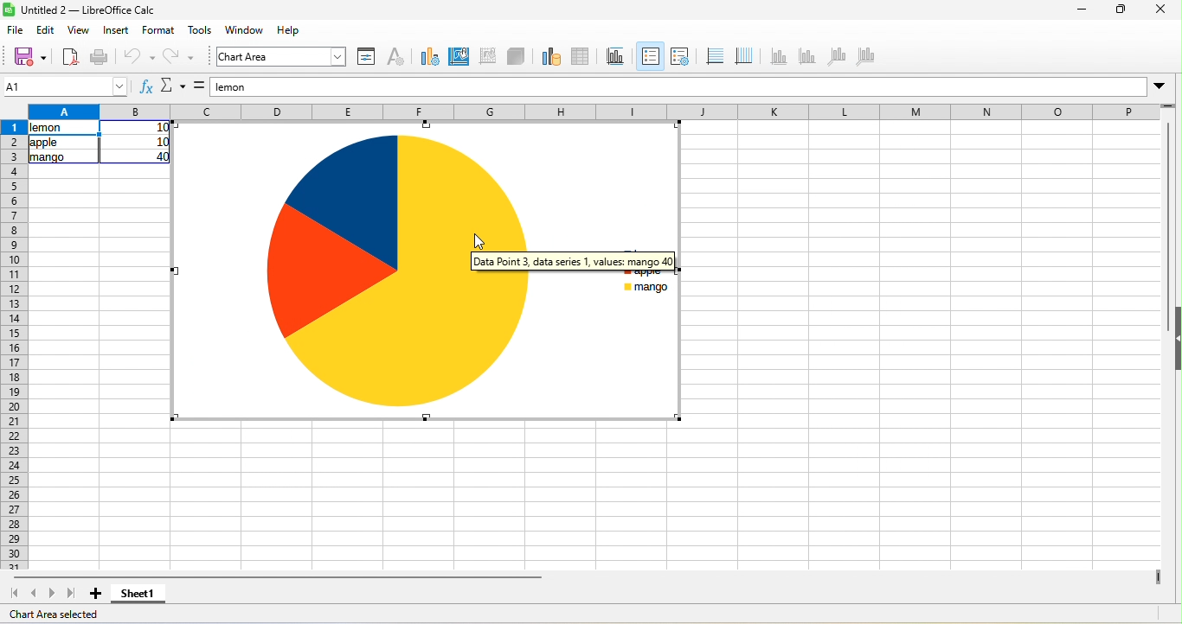  Describe the element at coordinates (677, 87) in the screenshot. I see `formula bar` at that location.